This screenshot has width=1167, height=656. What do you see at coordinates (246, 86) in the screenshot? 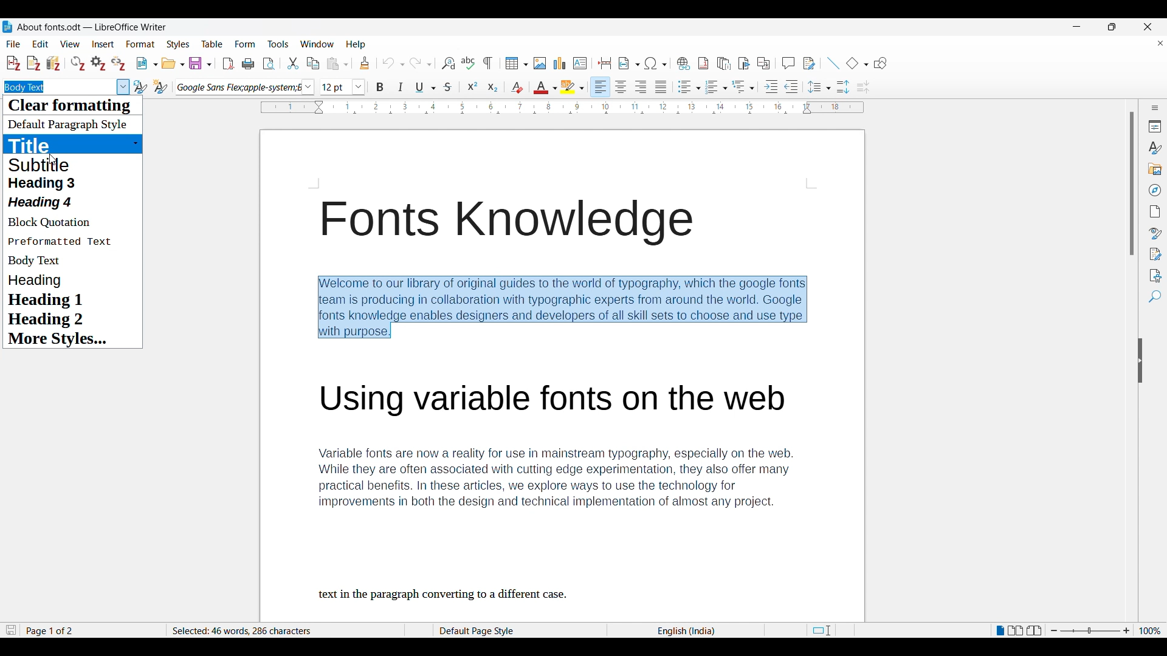
I see `Font options` at bounding box center [246, 86].